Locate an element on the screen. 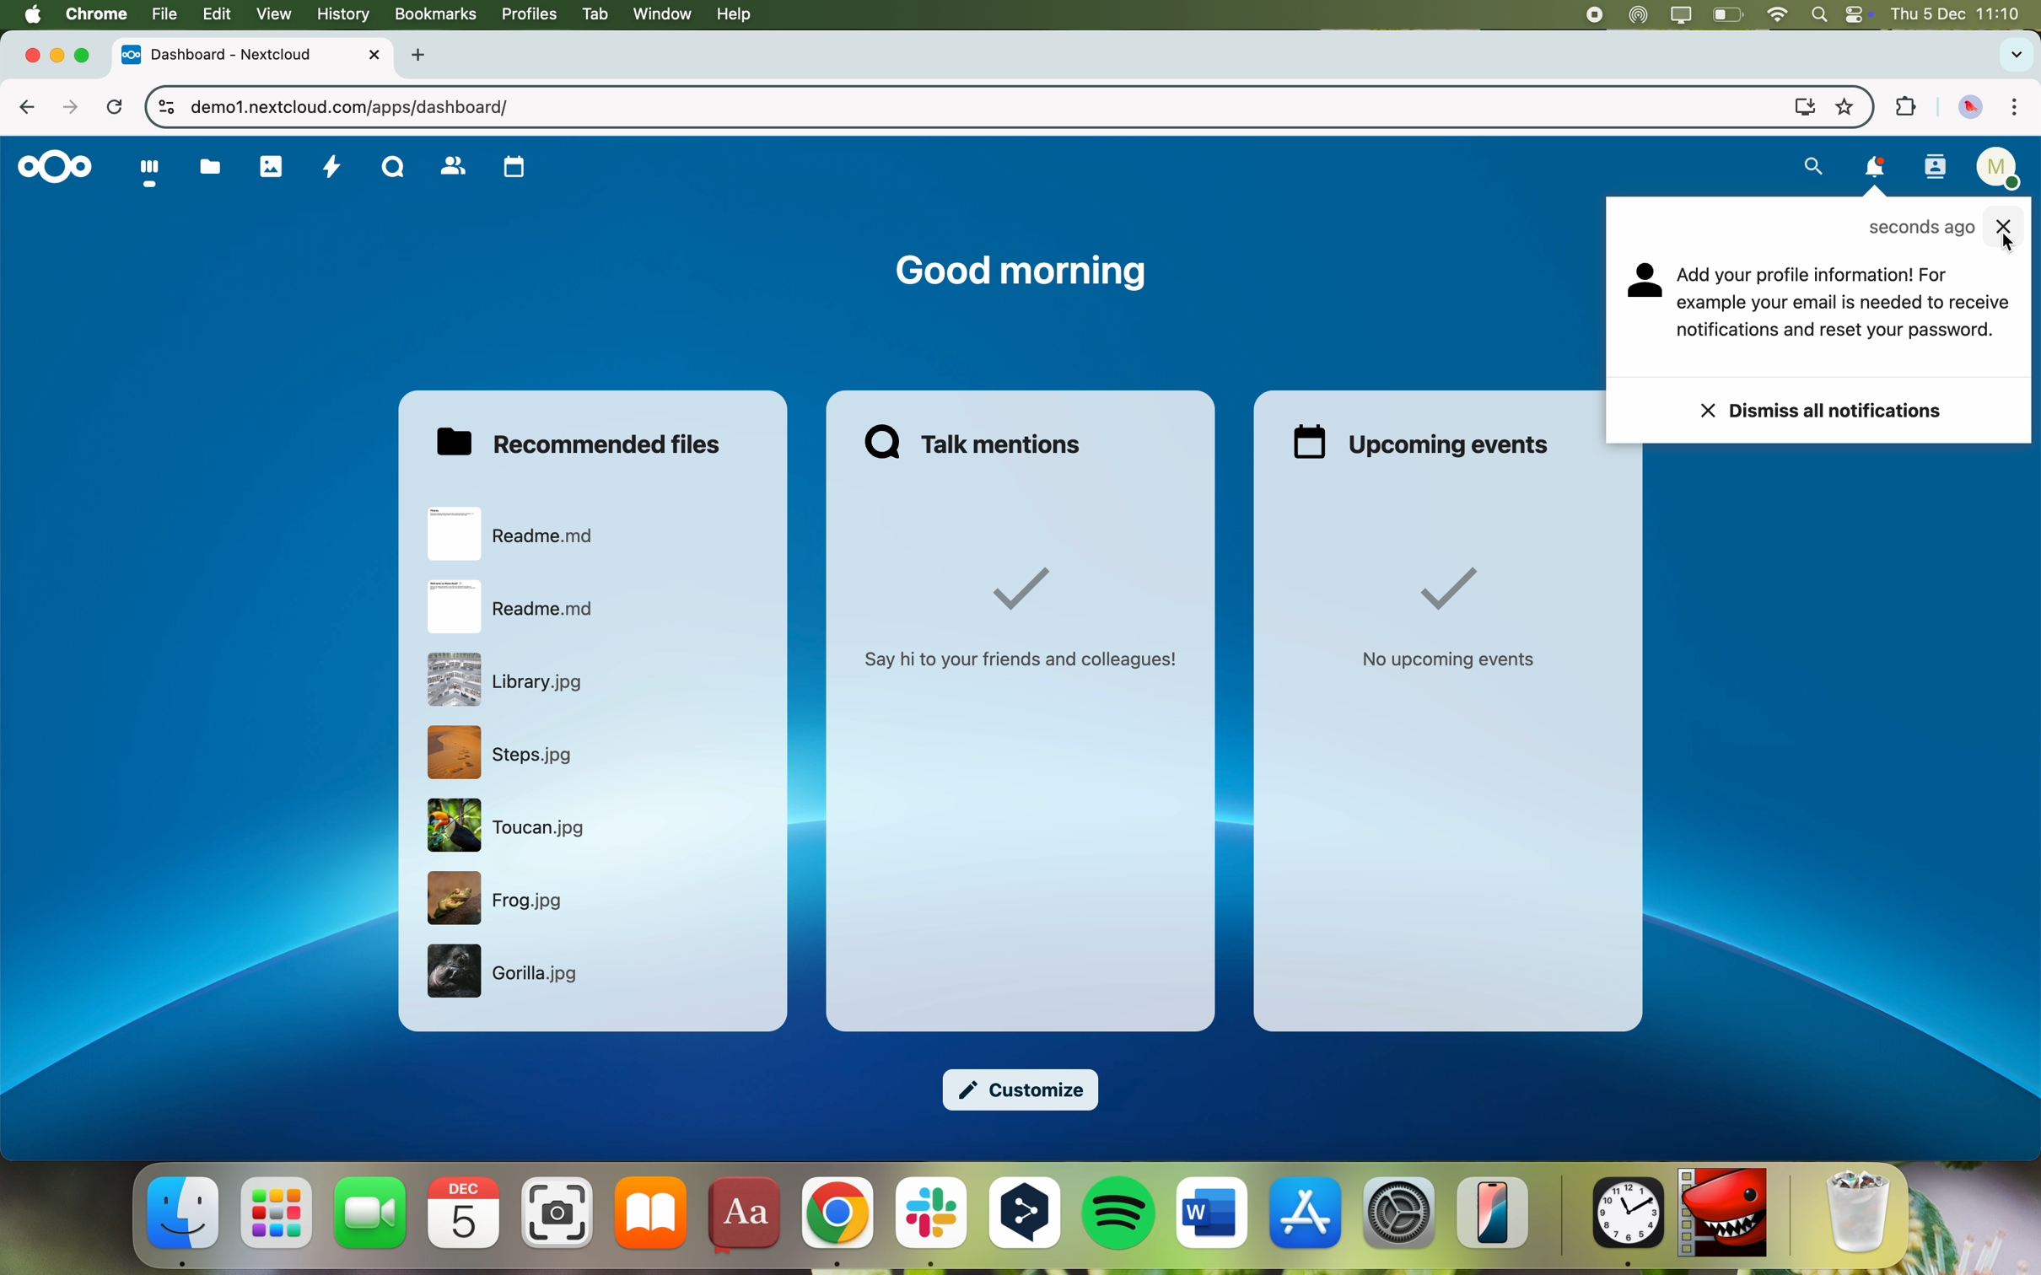 The height and width of the screenshot is (1275, 2041). documents is located at coordinates (209, 167).